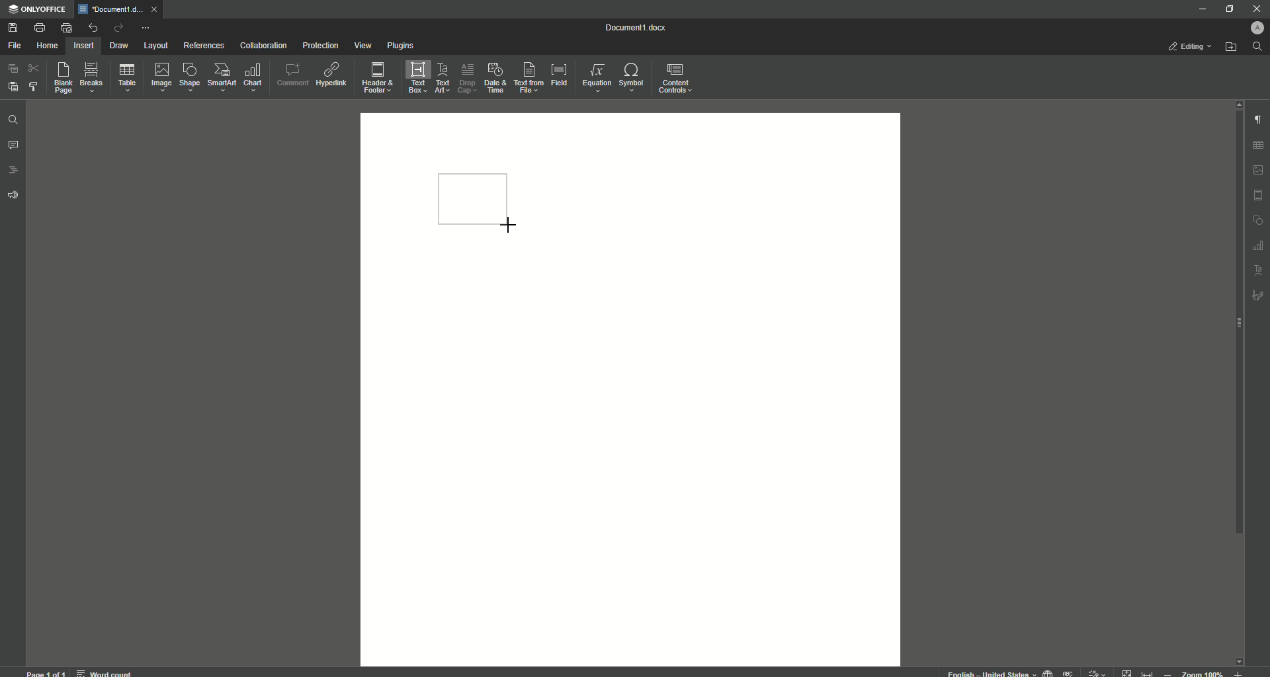  Describe the element at coordinates (320, 47) in the screenshot. I see `` at that location.